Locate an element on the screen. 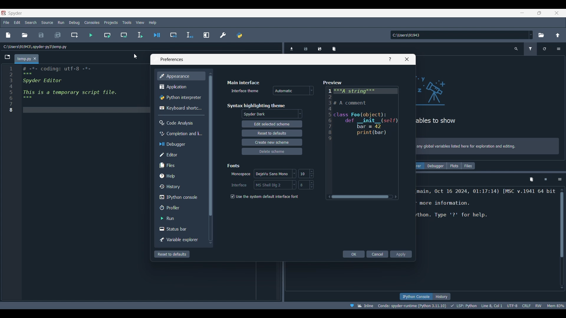  Search menu is located at coordinates (31, 22).